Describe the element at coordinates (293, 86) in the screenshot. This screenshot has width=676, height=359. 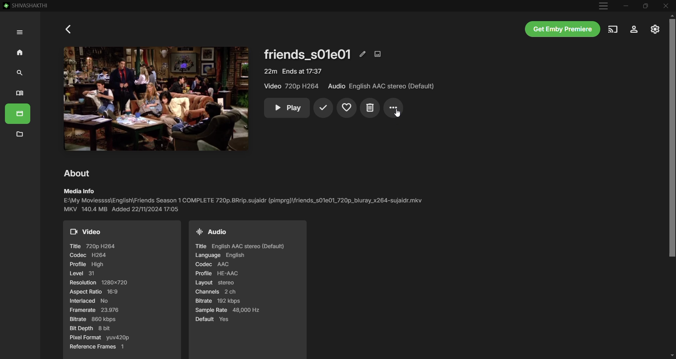
I see `Video Quality` at that location.